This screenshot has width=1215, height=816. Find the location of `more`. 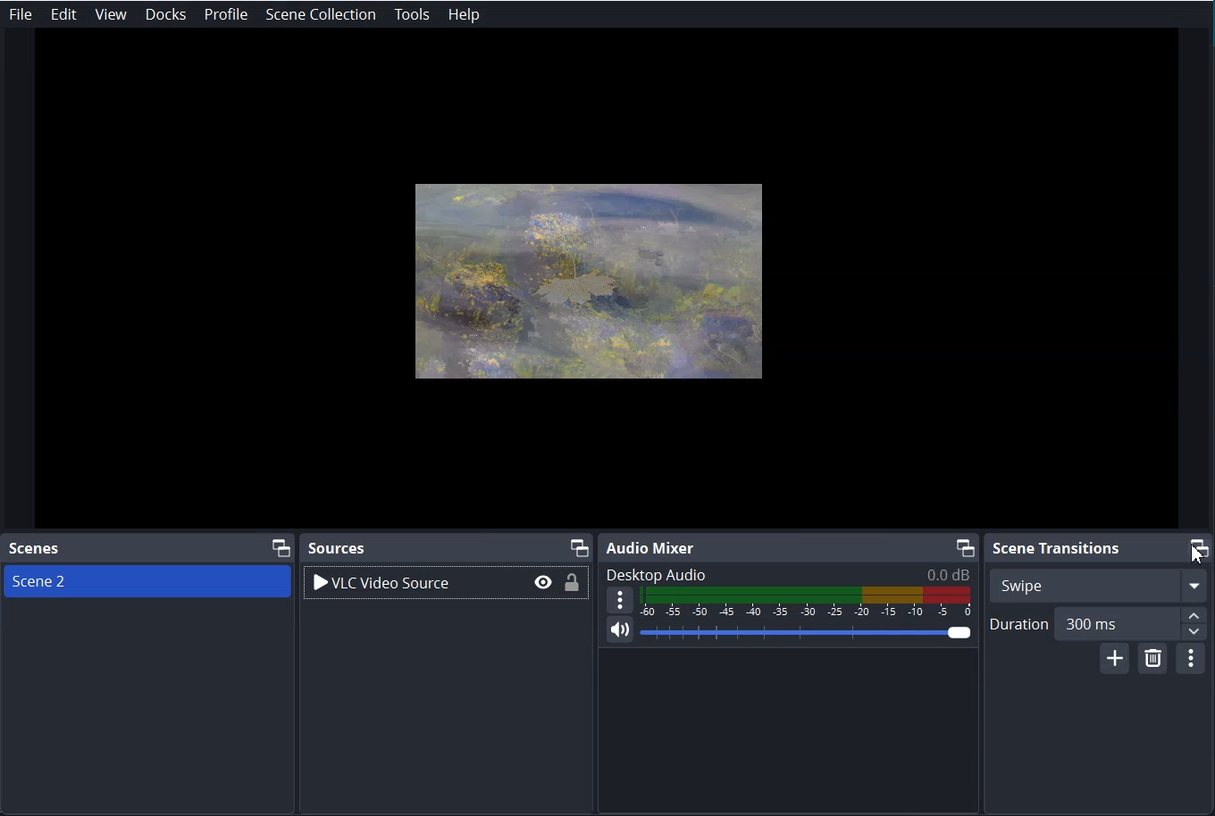

more is located at coordinates (621, 600).